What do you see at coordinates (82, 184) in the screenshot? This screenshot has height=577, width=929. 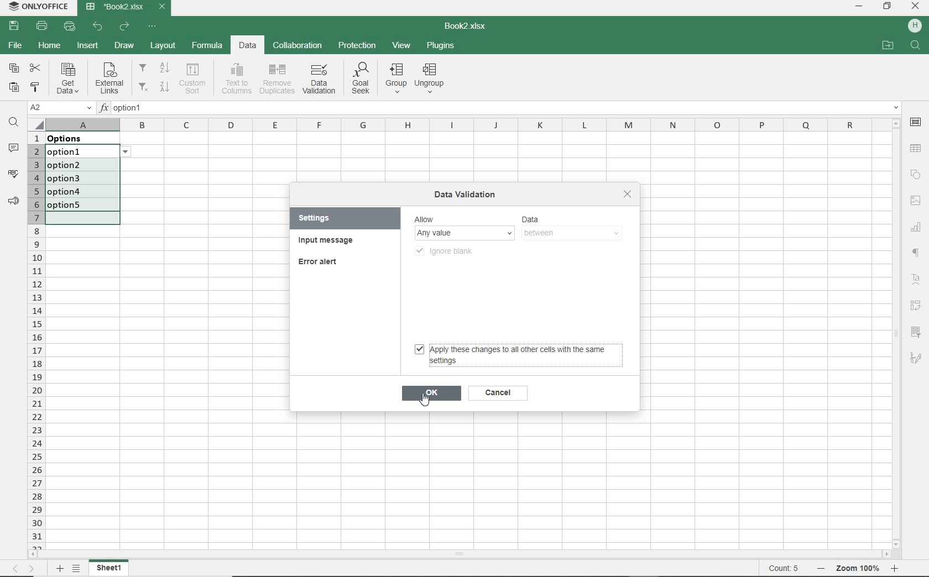 I see `selected cells` at bounding box center [82, 184].